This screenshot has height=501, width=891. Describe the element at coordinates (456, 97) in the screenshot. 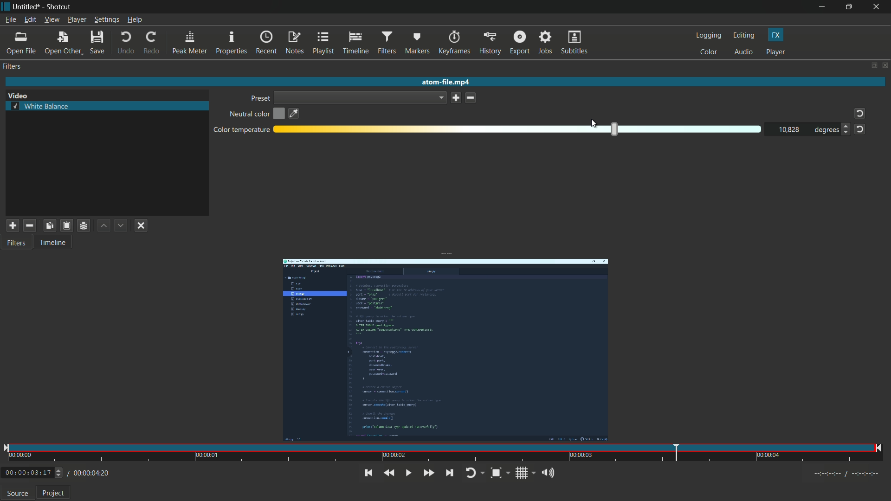

I see `save` at that location.